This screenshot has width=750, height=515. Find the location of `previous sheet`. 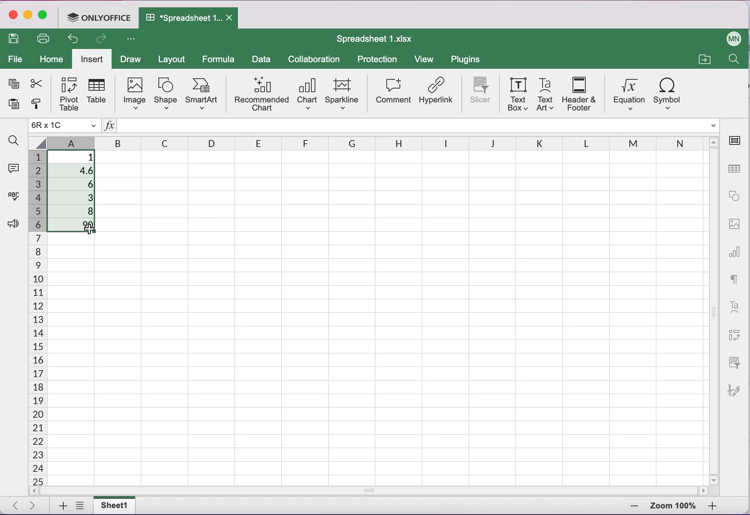

previous sheet is located at coordinates (17, 507).